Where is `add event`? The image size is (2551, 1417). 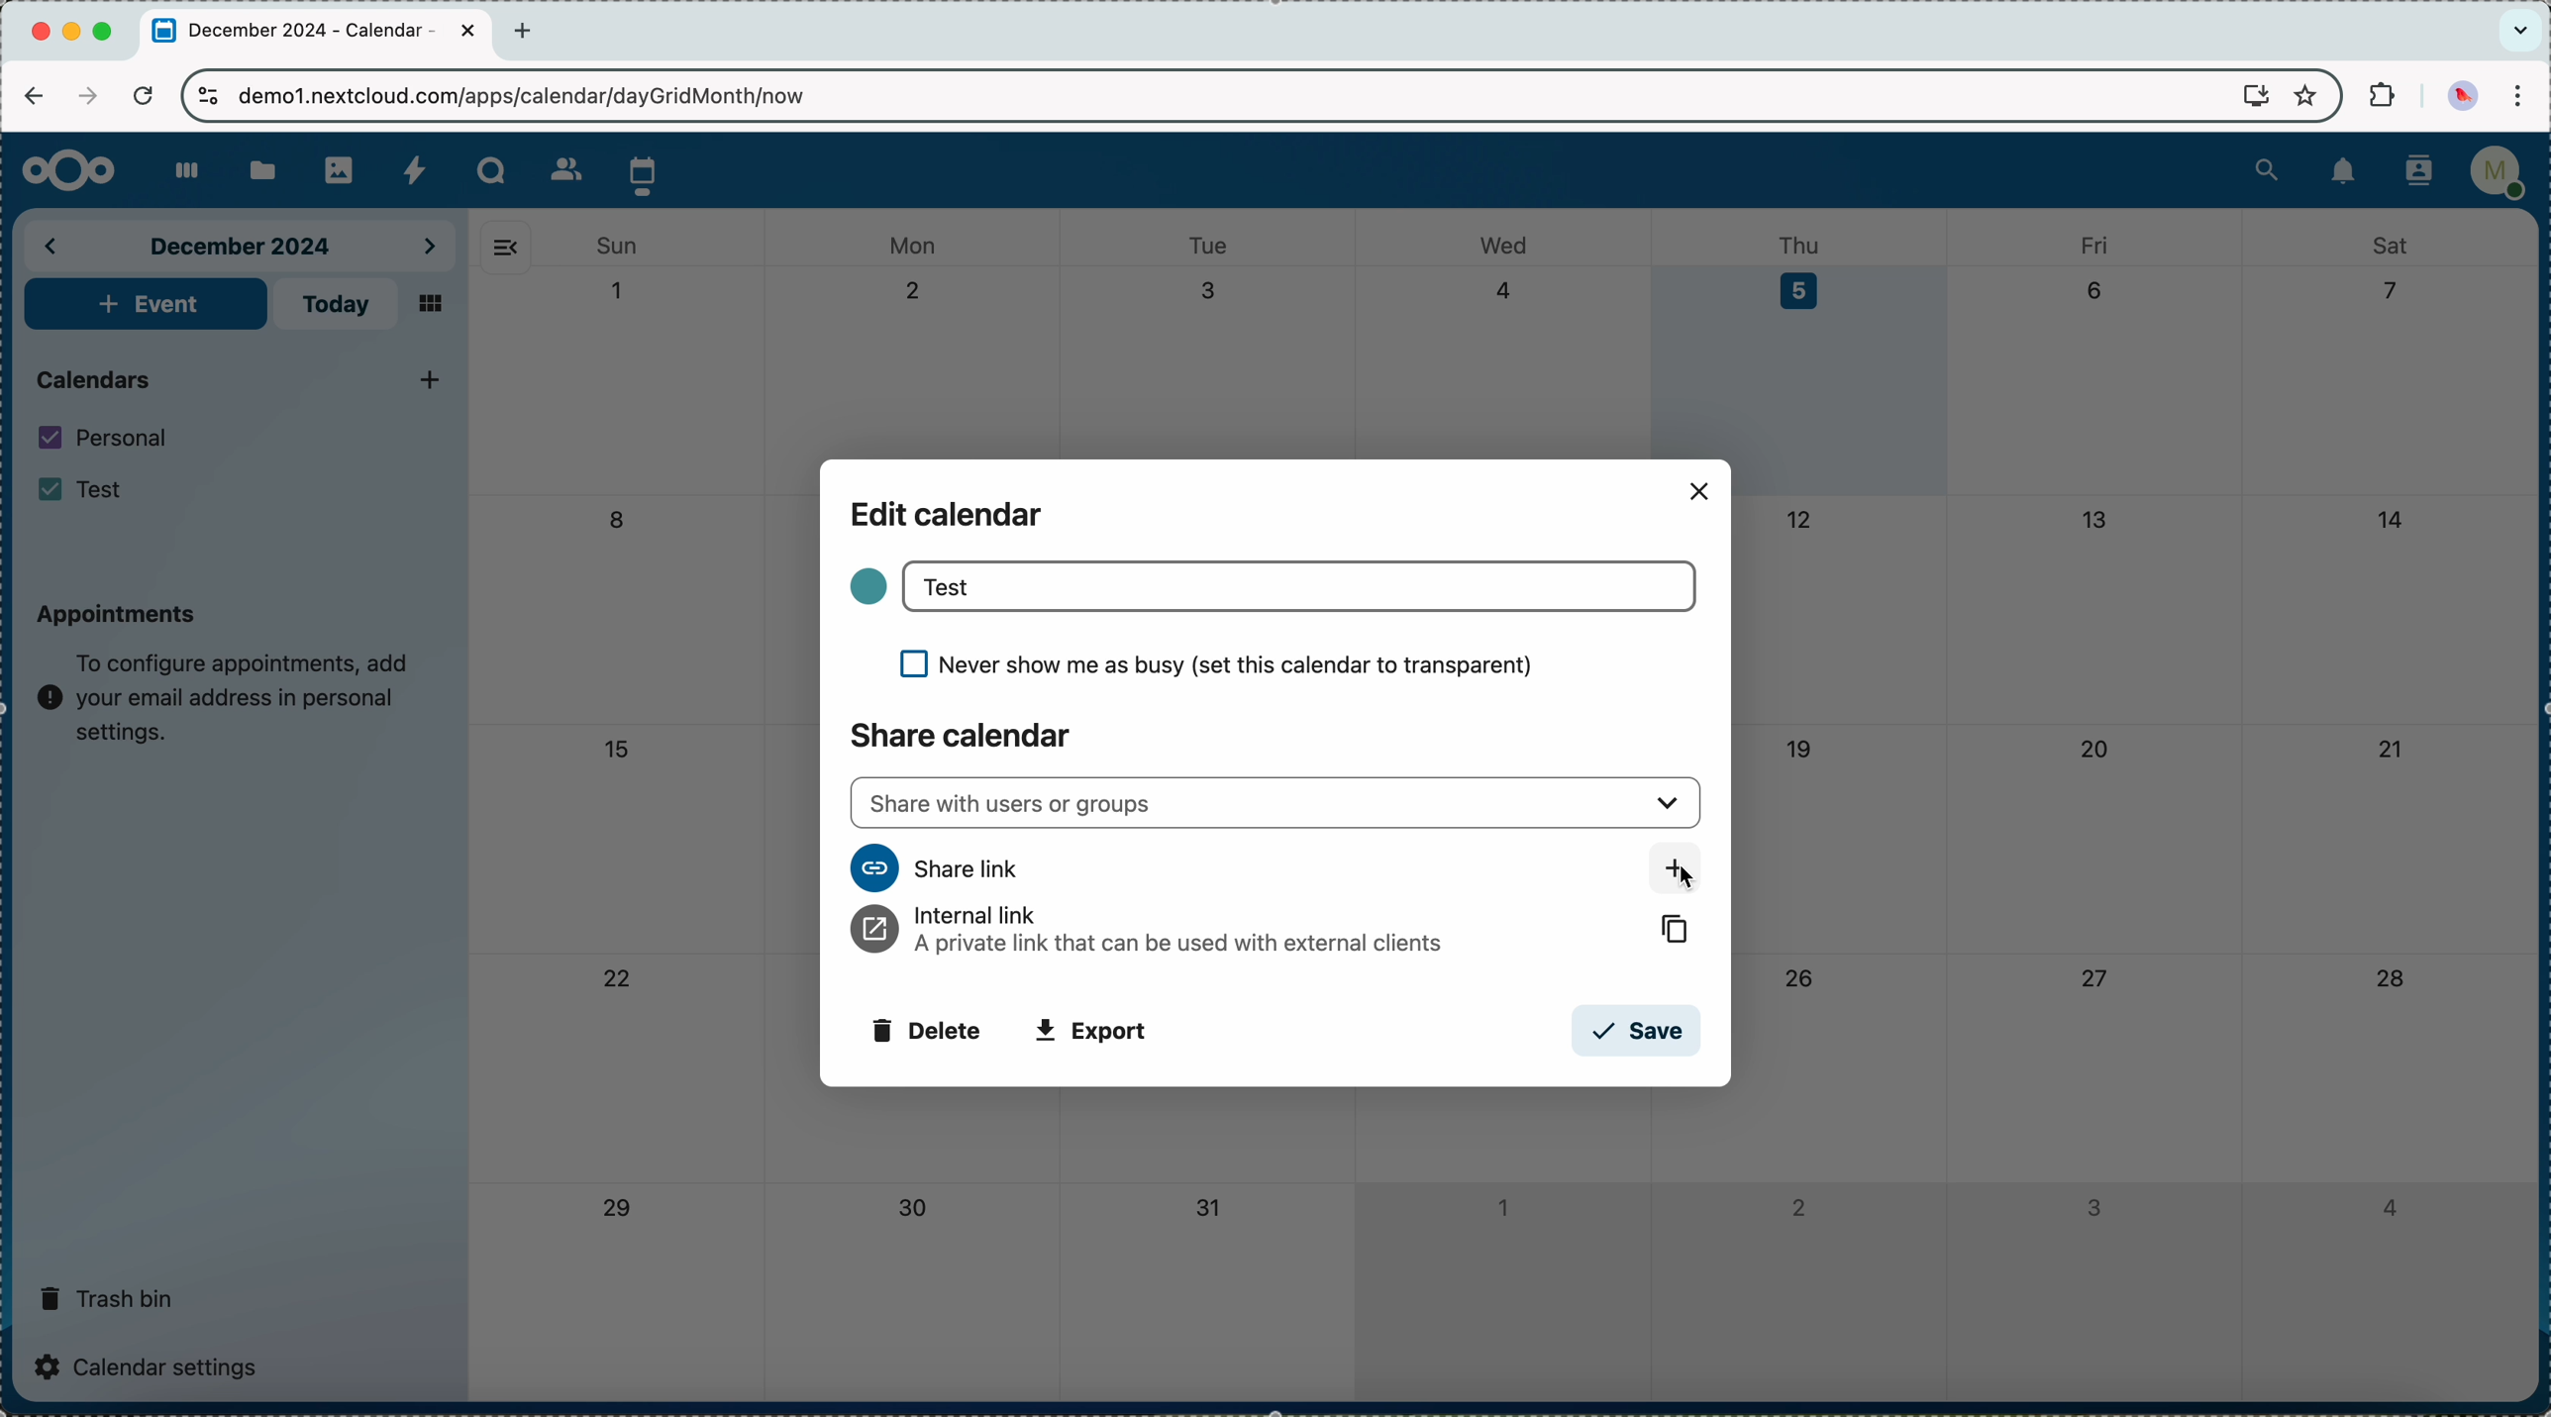
add event is located at coordinates (145, 304).